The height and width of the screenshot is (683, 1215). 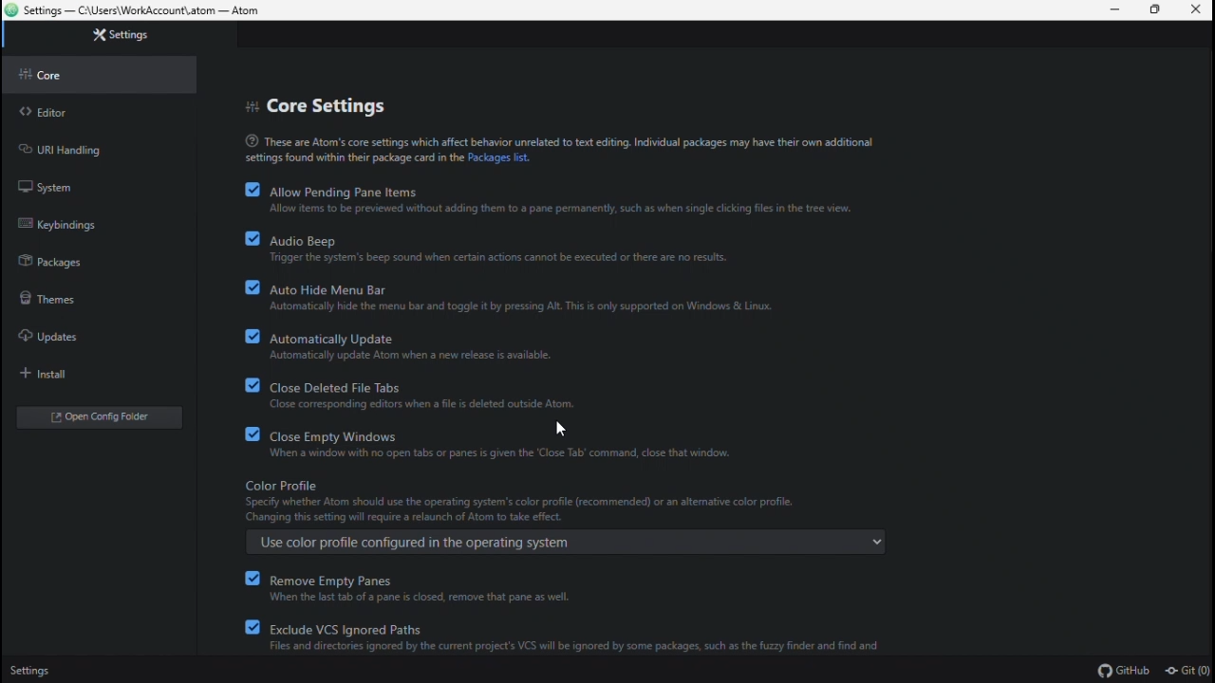 What do you see at coordinates (435, 588) in the screenshot?
I see `remove empty panes` at bounding box center [435, 588].